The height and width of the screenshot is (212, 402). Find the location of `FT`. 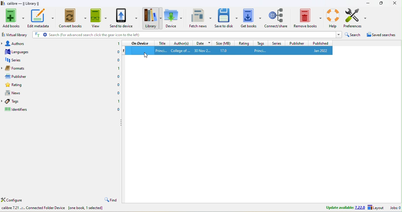

FT is located at coordinates (37, 35).